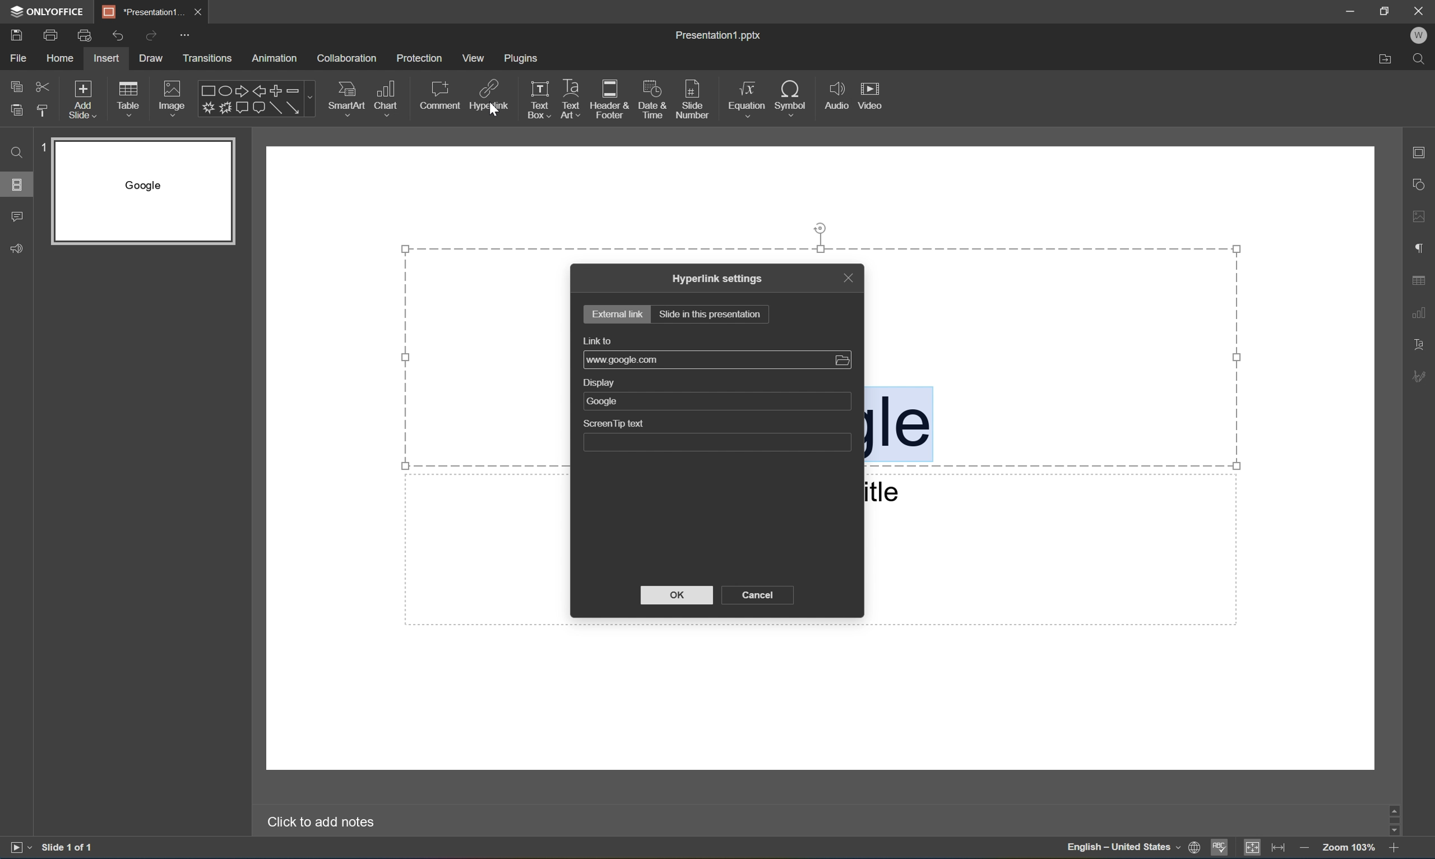 The width and height of the screenshot is (1435, 859). I want to click on Table settings, so click(1419, 280).